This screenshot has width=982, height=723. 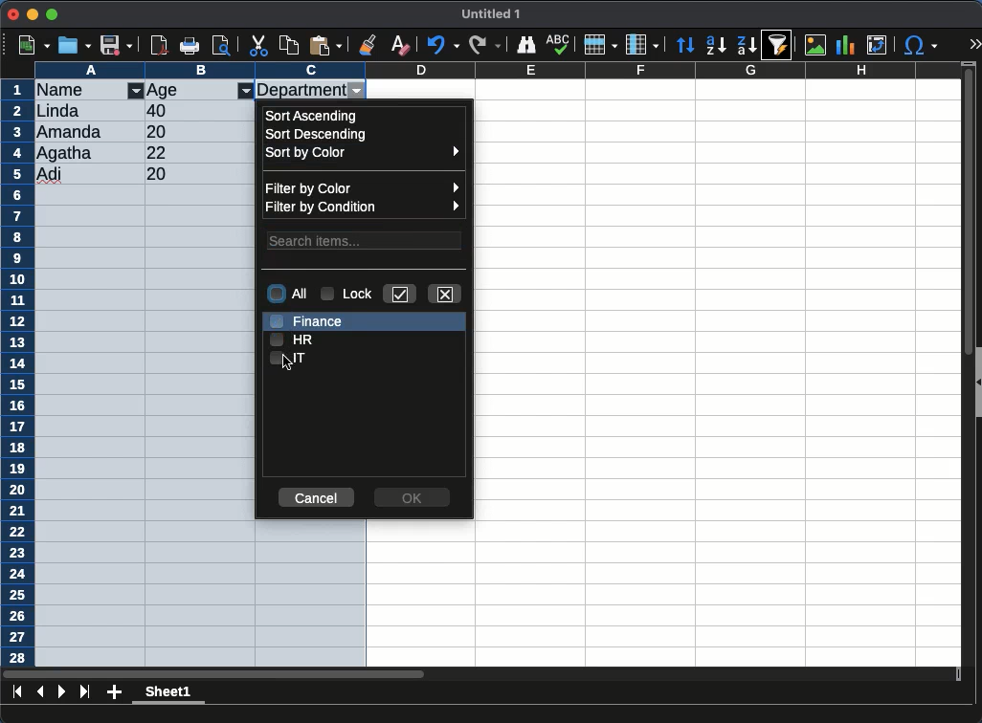 What do you see at coordinates (33, 13) in the screenshot?
I see `minimize` at bounding box center [33, 13].